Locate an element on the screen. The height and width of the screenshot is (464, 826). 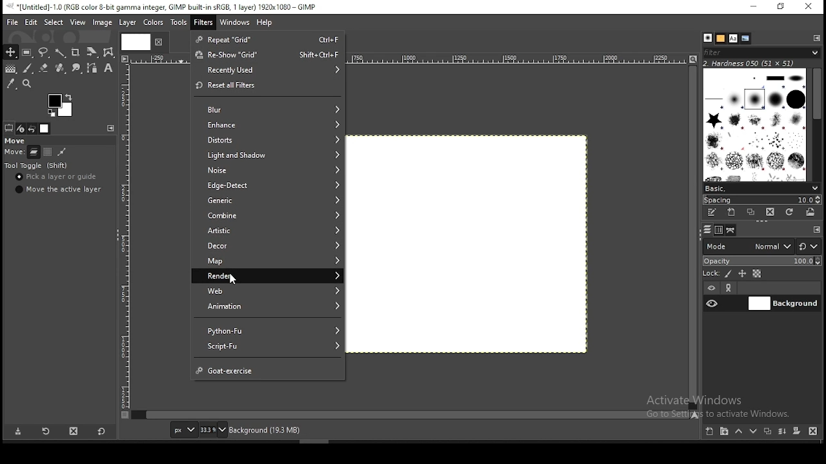
brush tool is located at coordinates (28, 68).